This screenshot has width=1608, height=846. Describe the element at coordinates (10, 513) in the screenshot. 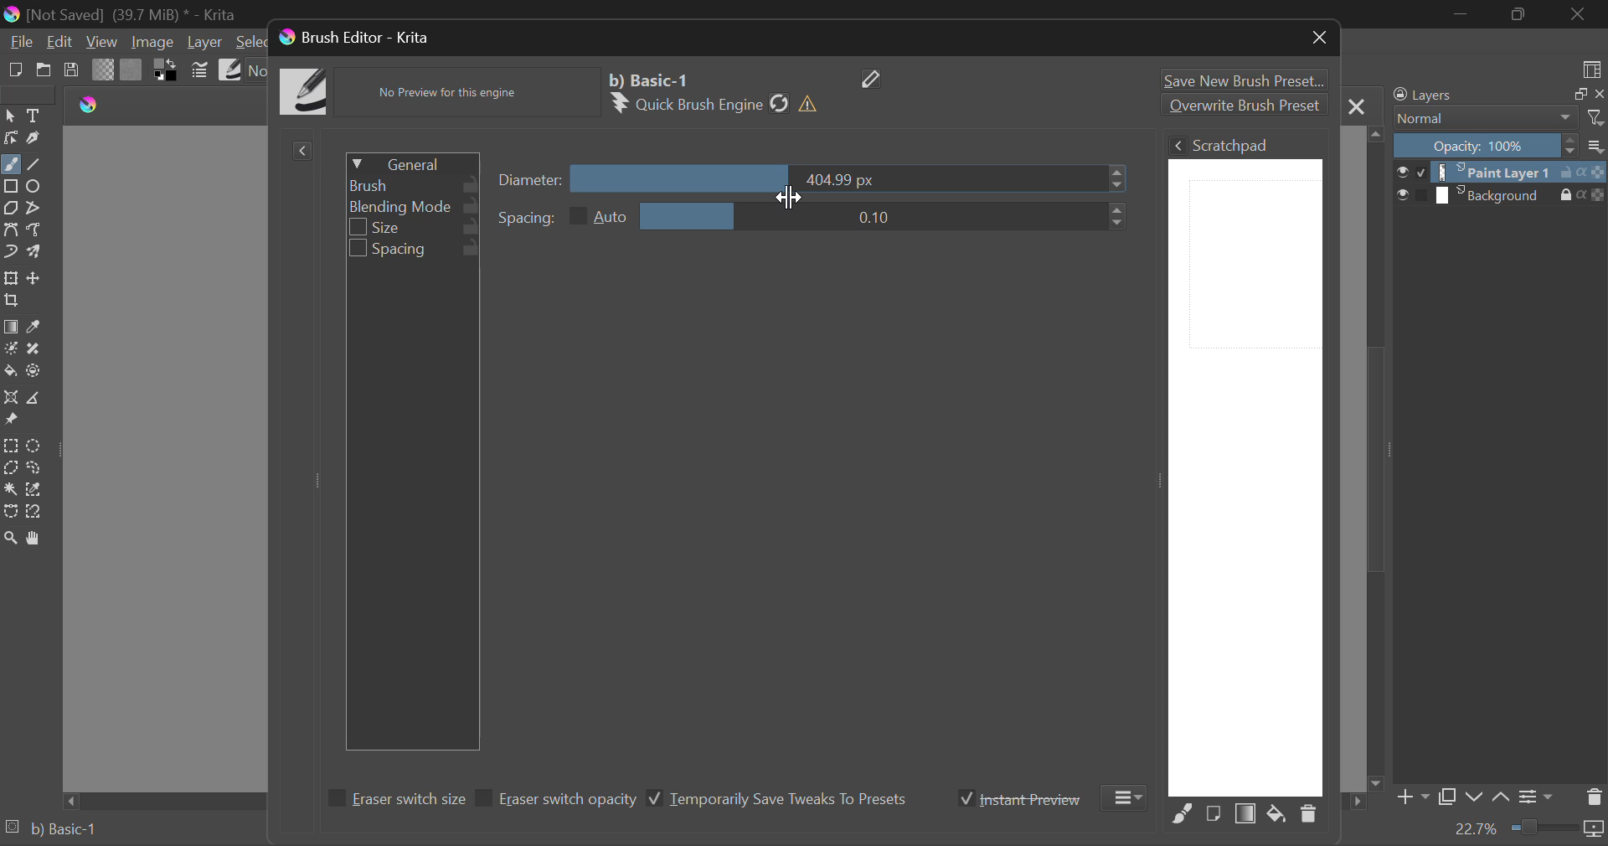

I see `Bezier Curve` at that location.